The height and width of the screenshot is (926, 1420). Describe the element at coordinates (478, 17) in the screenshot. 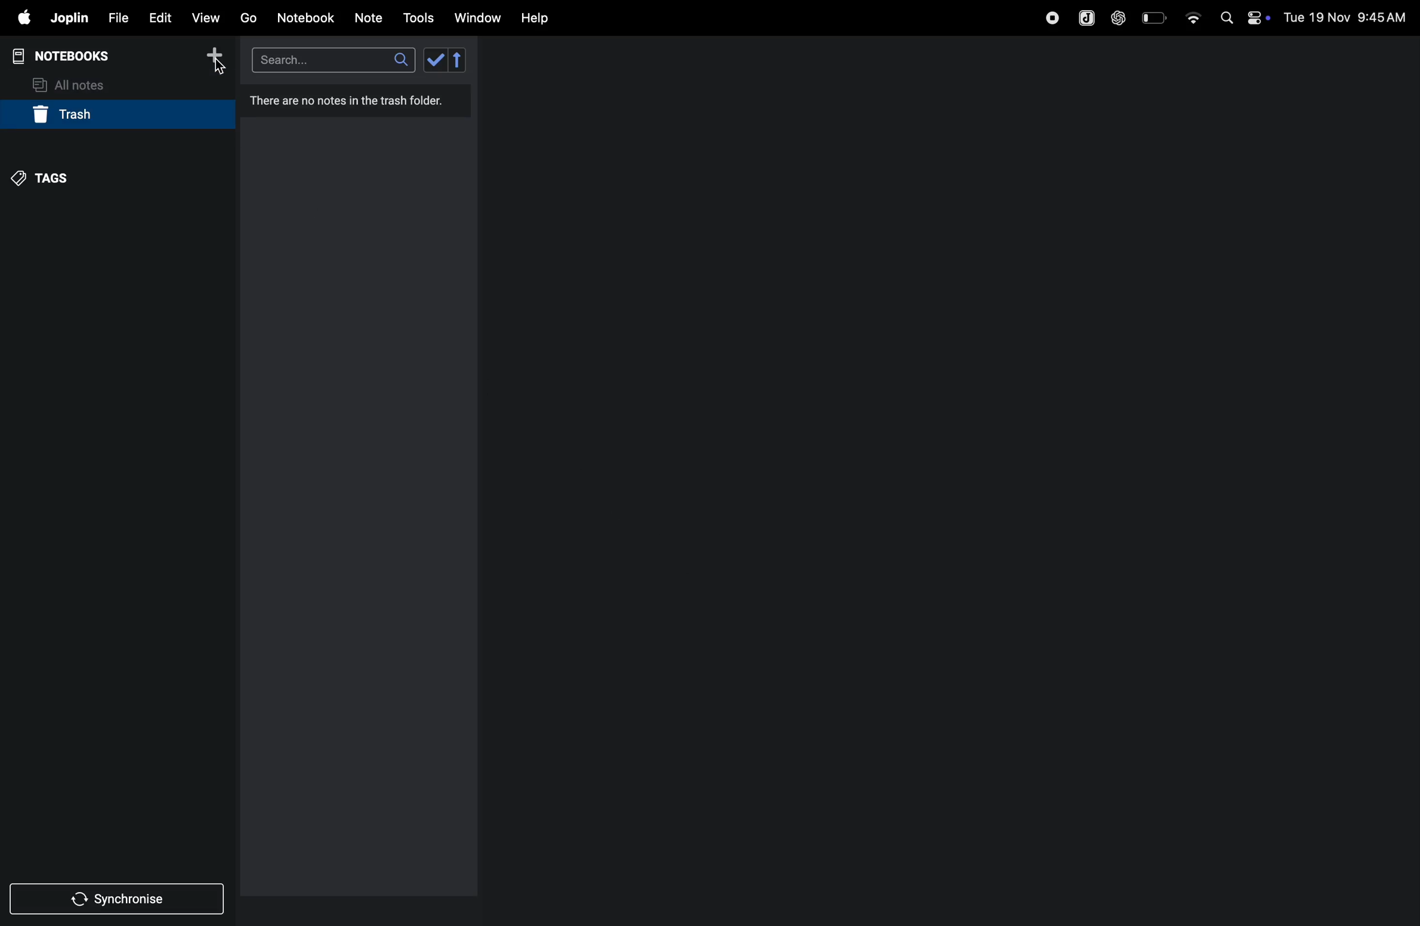

I see `window` at that location.